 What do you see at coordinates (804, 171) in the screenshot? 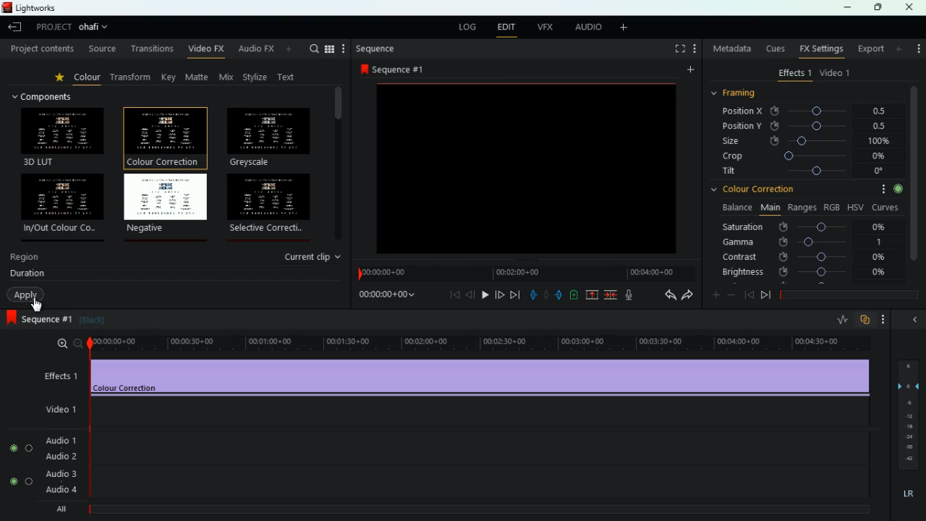
I see `tilt` at bounding box center [804, 171].